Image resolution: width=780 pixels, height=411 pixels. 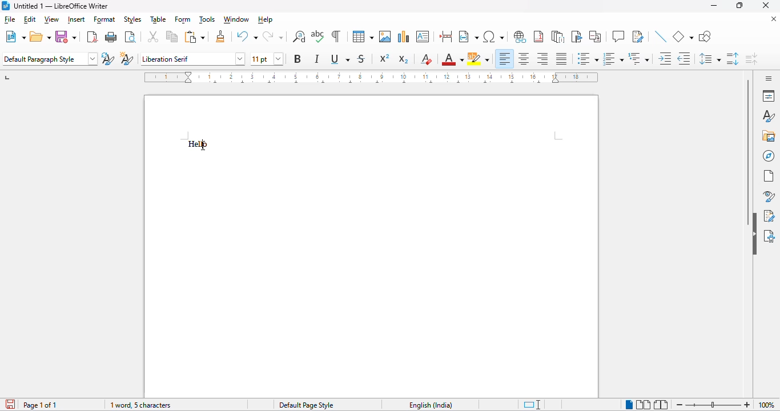 What do you see at coordinates (385, 37) in the screenshot?
I see `insert image` at bounding box center [385, 37].